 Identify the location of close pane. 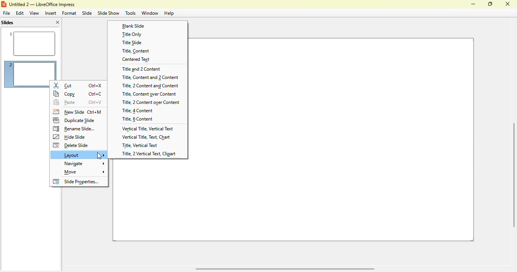
(58, 22).